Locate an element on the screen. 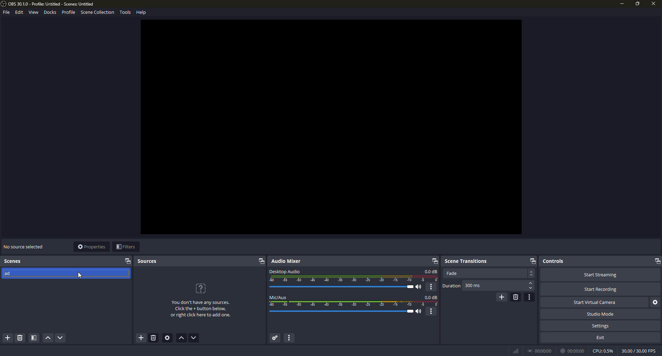  cursor is located at coordinates (79, 276).